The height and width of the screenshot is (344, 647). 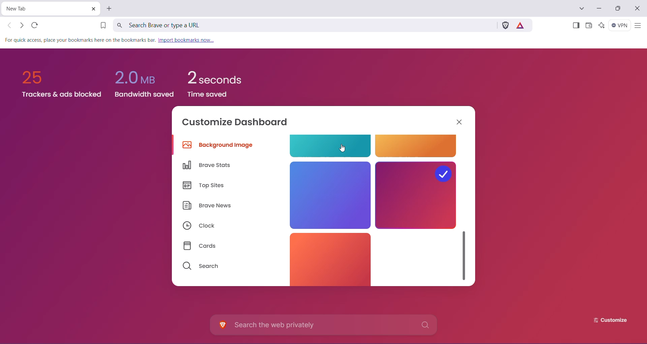 What do you see at coordinates (58, 81) in the screenshot?
I see `25 trackers & ads blocked` at bounding box center [58, 81].